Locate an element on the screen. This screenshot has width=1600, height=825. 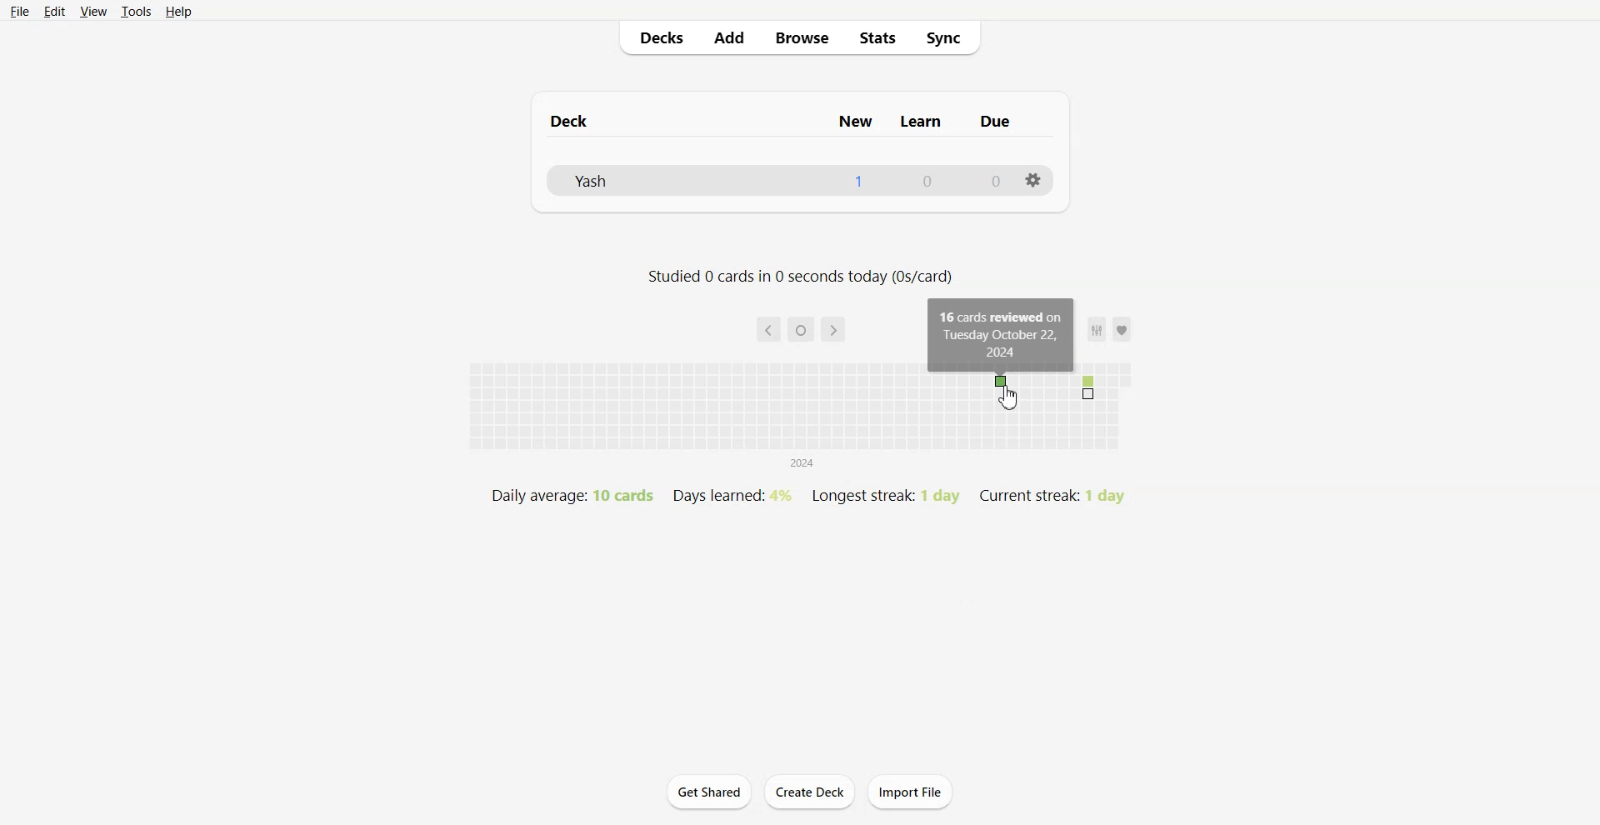
0 is located at coordinates (998, 180).